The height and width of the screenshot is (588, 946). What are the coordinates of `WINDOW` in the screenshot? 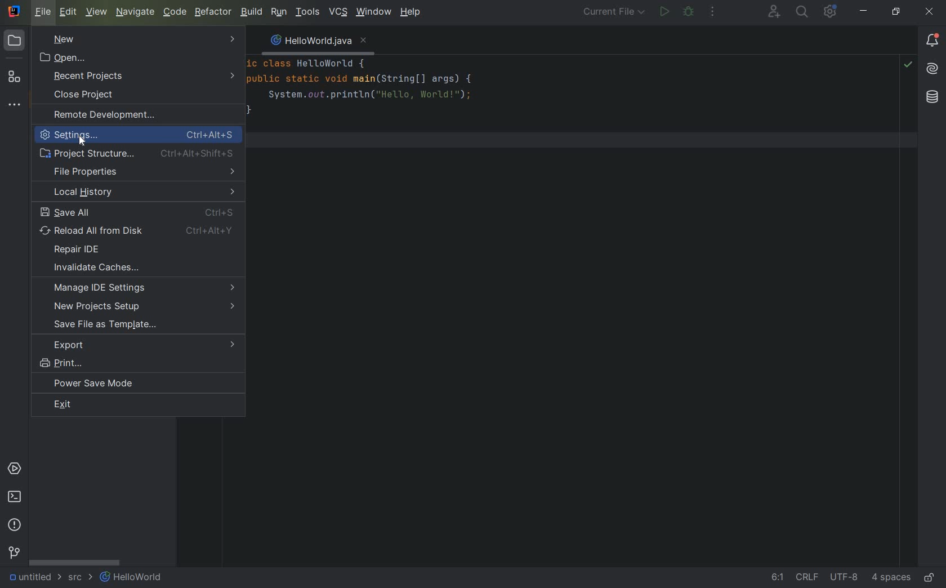 It's located at (373, 13).